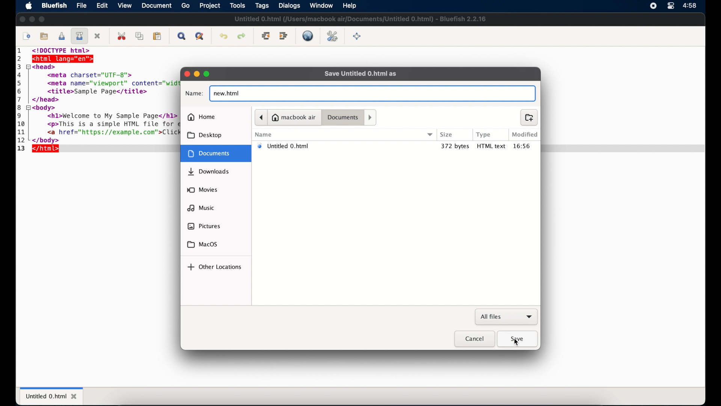  What do you see at coordinates (45, 36) in the screenshot?
I see `open` at bounding box center [45, 36].